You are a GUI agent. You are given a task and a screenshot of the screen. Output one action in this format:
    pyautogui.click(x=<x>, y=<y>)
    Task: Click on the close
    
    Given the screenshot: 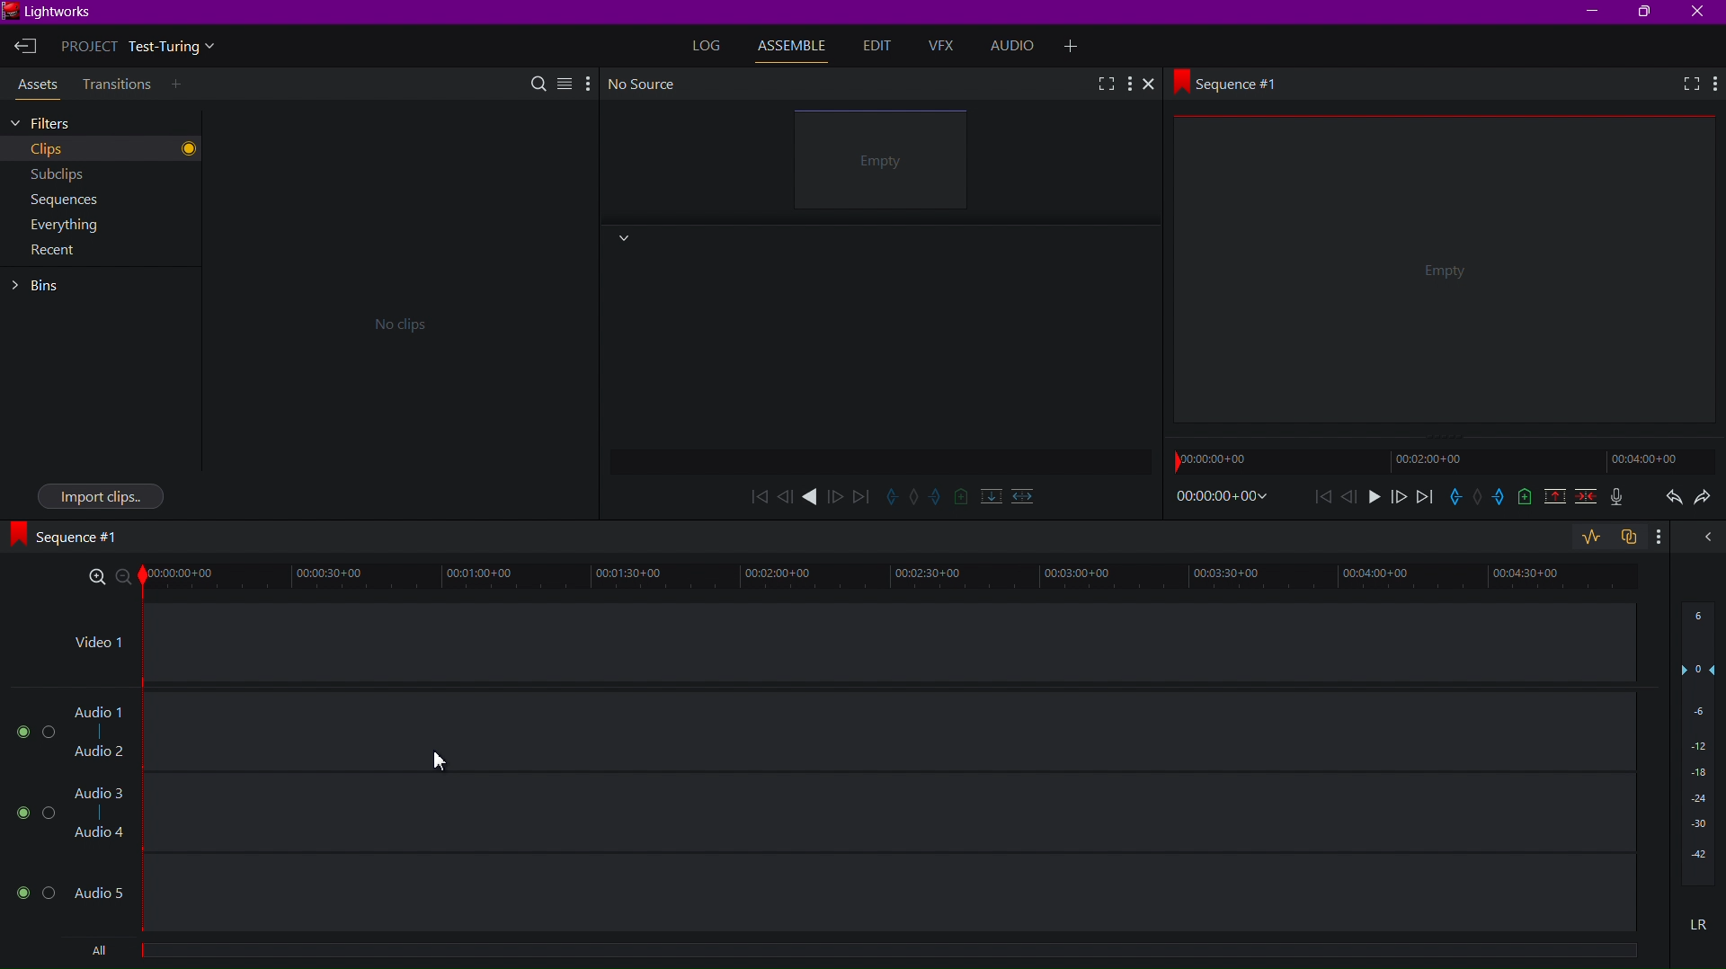 What is the action you would take?
    pyautogui.click(x=1706, y=536)
    